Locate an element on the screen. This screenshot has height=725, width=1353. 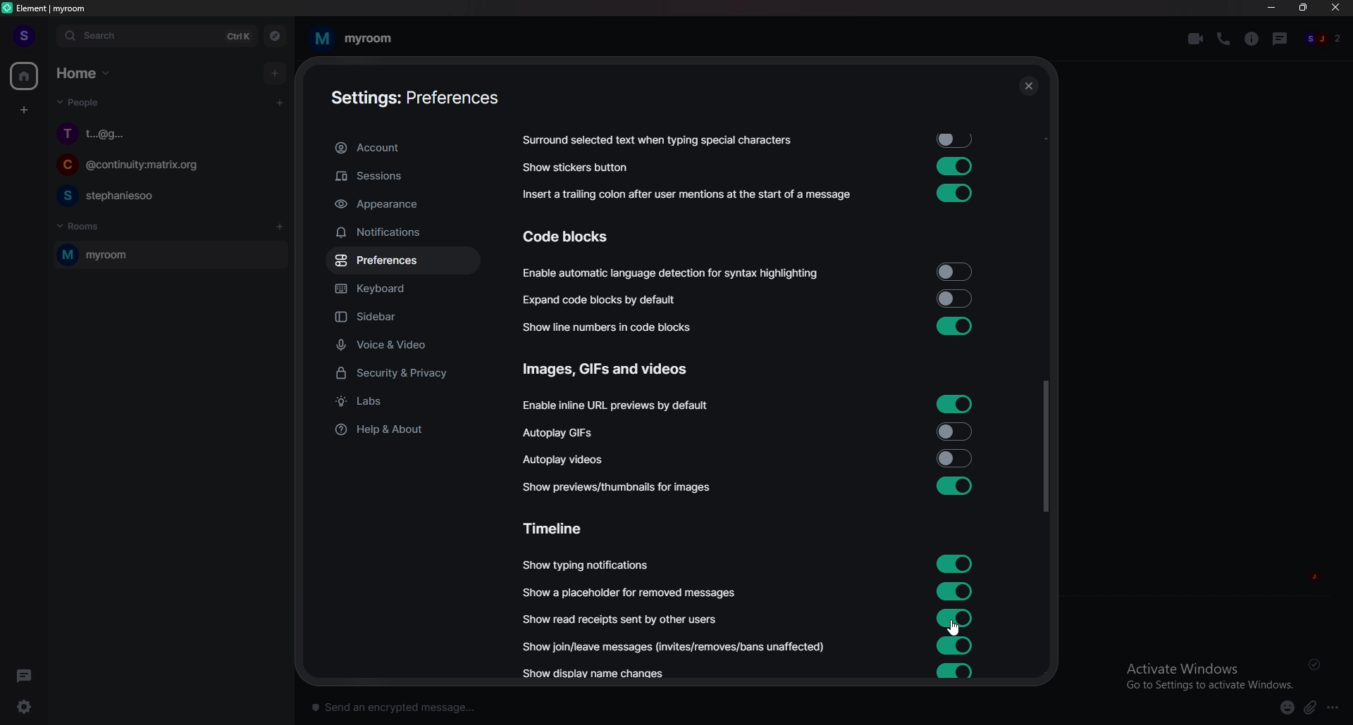
 is located at coordinates (1028, 87).